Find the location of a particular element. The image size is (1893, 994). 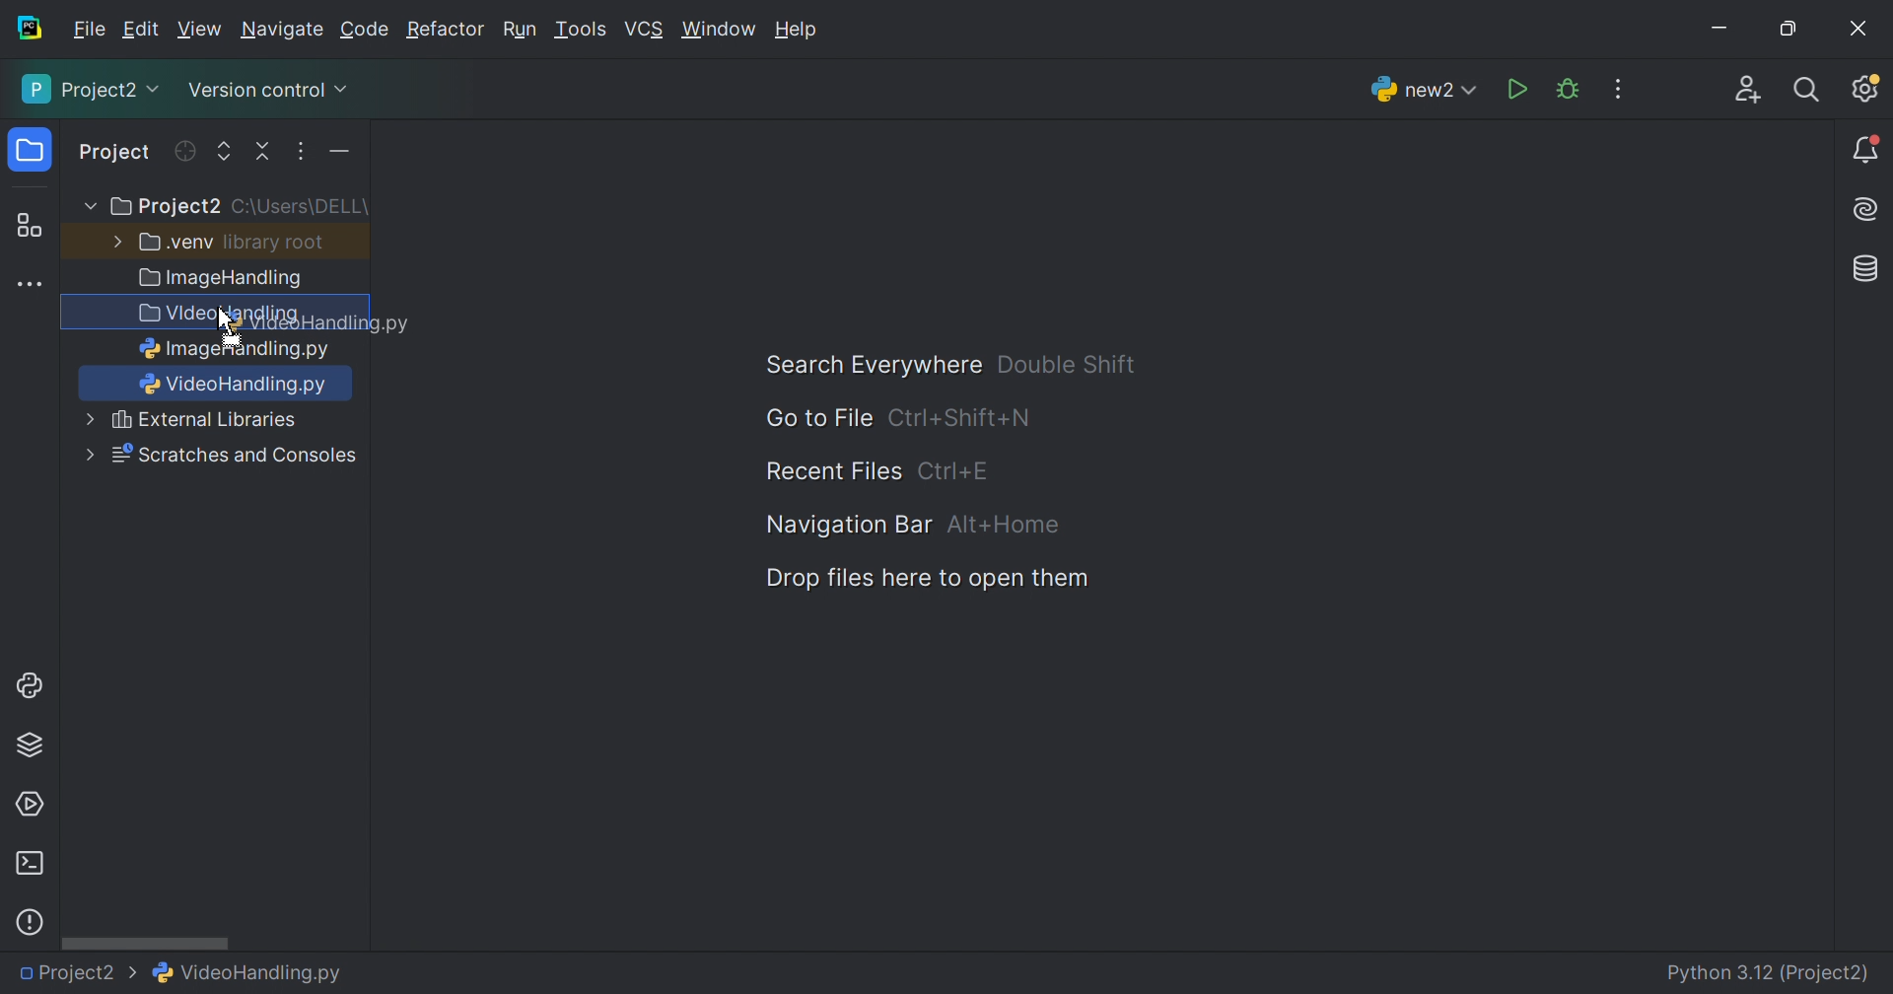

Notifications is located at coordinates (1867, 151).